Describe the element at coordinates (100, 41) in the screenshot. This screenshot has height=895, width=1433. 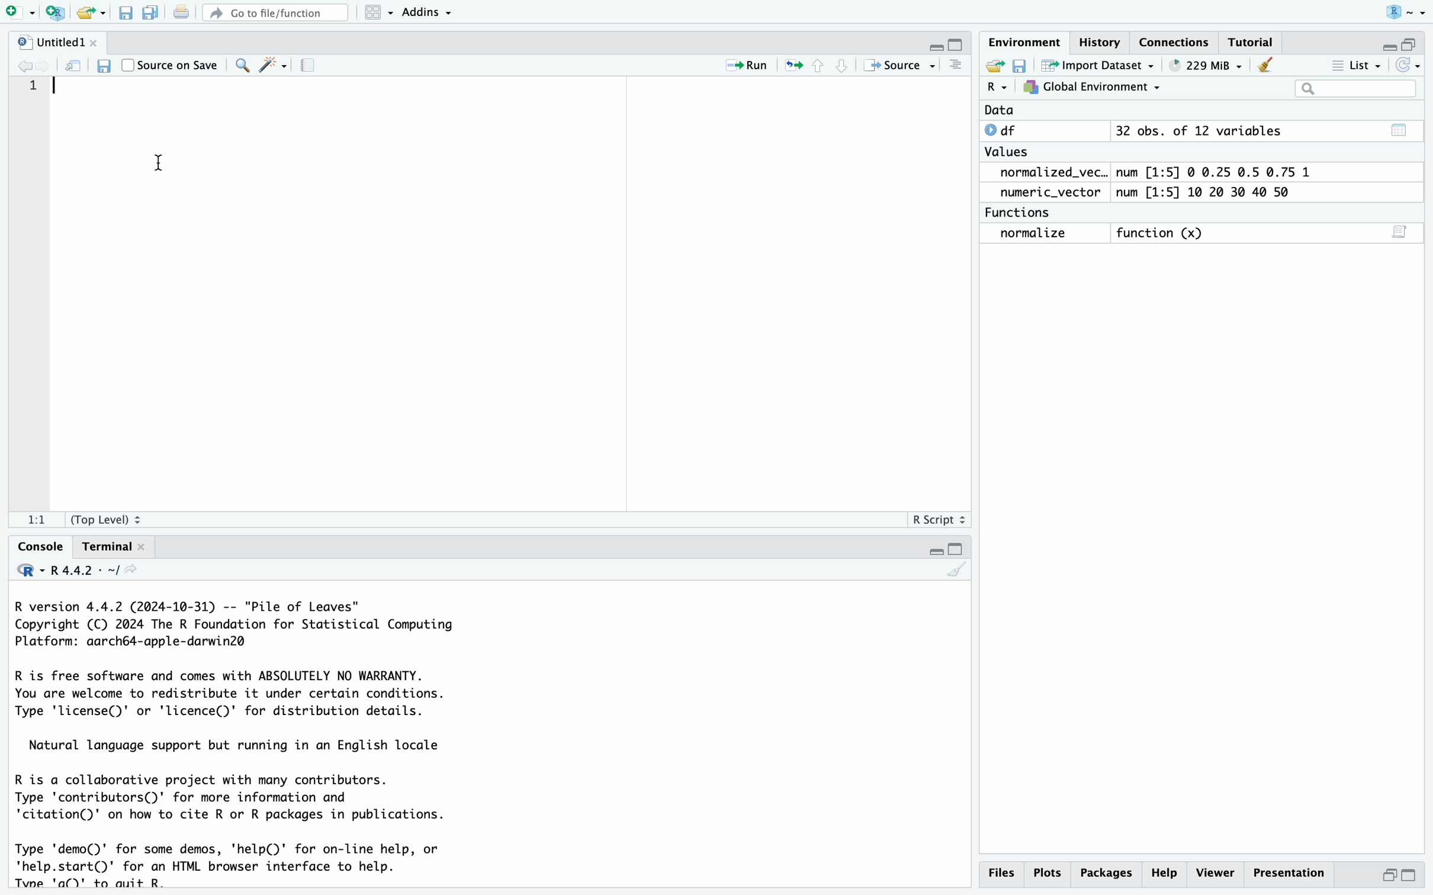
I see `close` at that location.